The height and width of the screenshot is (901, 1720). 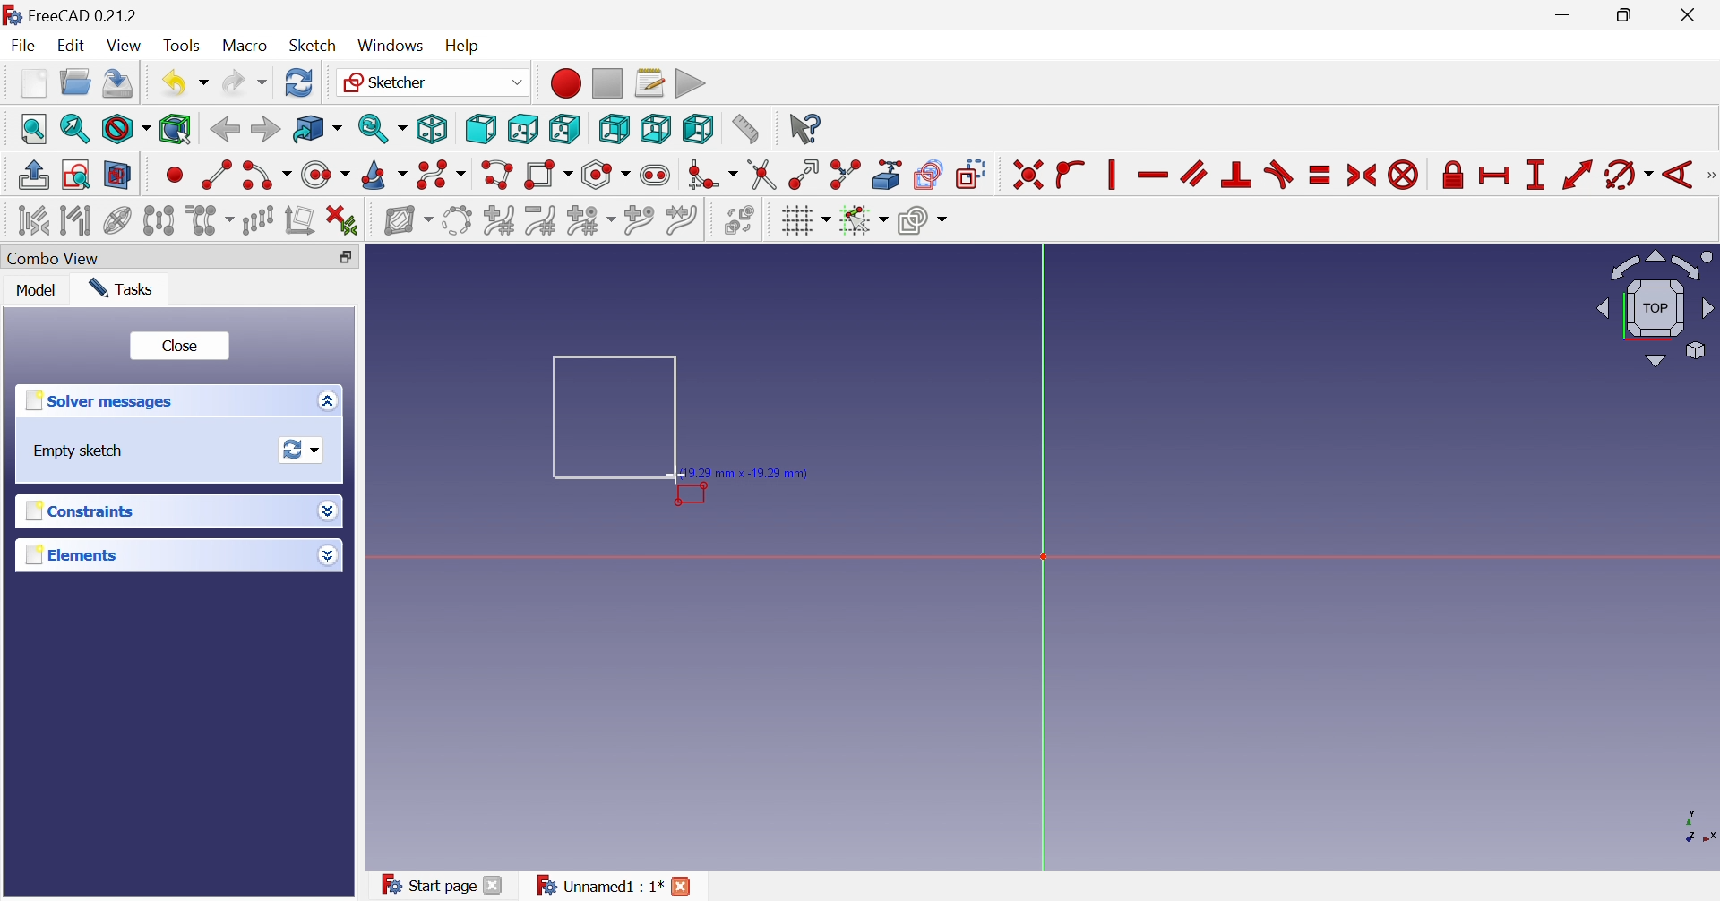 What do you see at coordinates (691, 84) in the screenshot?
I see `Execute macro` at bounding box center [691, 84].